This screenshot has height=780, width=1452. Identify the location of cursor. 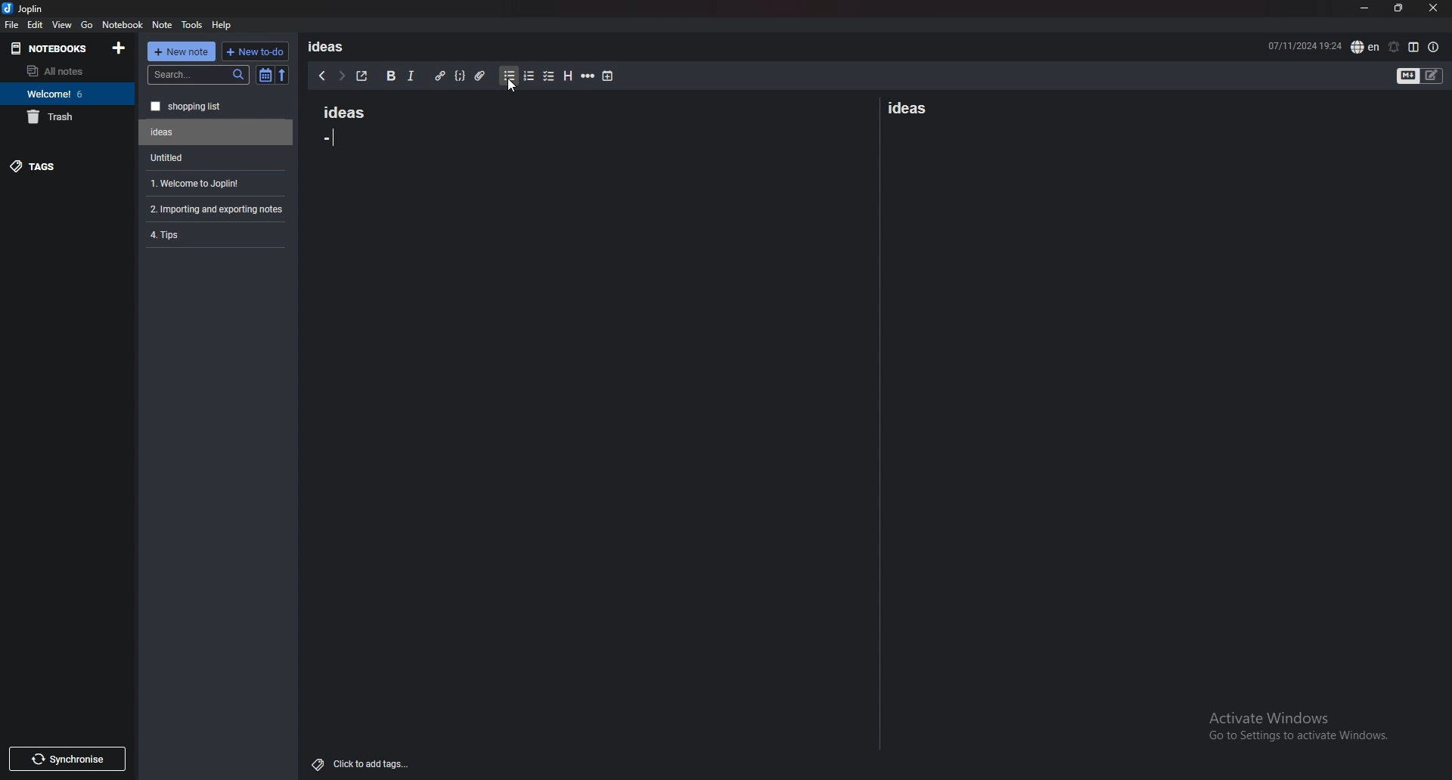
(511, 86).